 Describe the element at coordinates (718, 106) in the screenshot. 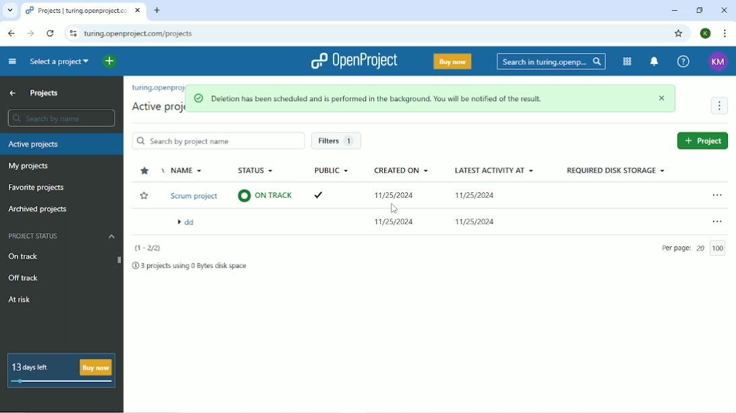

I see `More` at that location.